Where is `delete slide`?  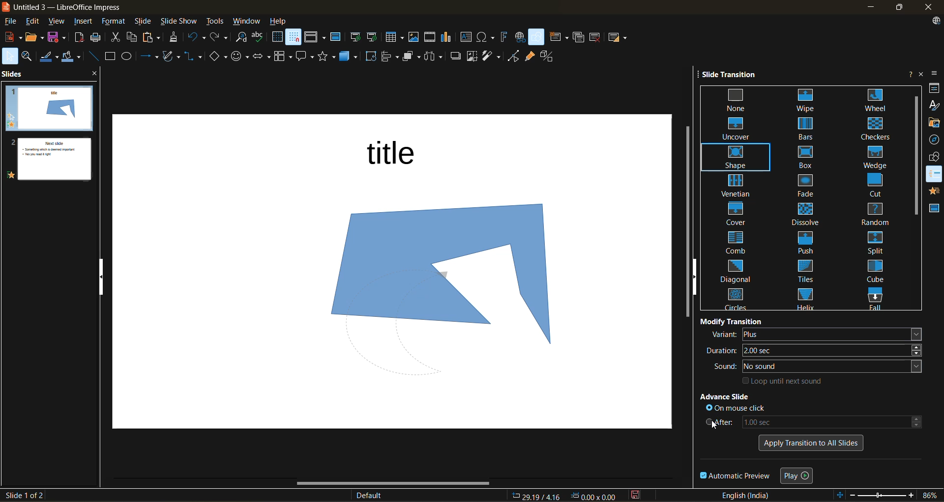 delete slide is located at coordinates (596, 37).